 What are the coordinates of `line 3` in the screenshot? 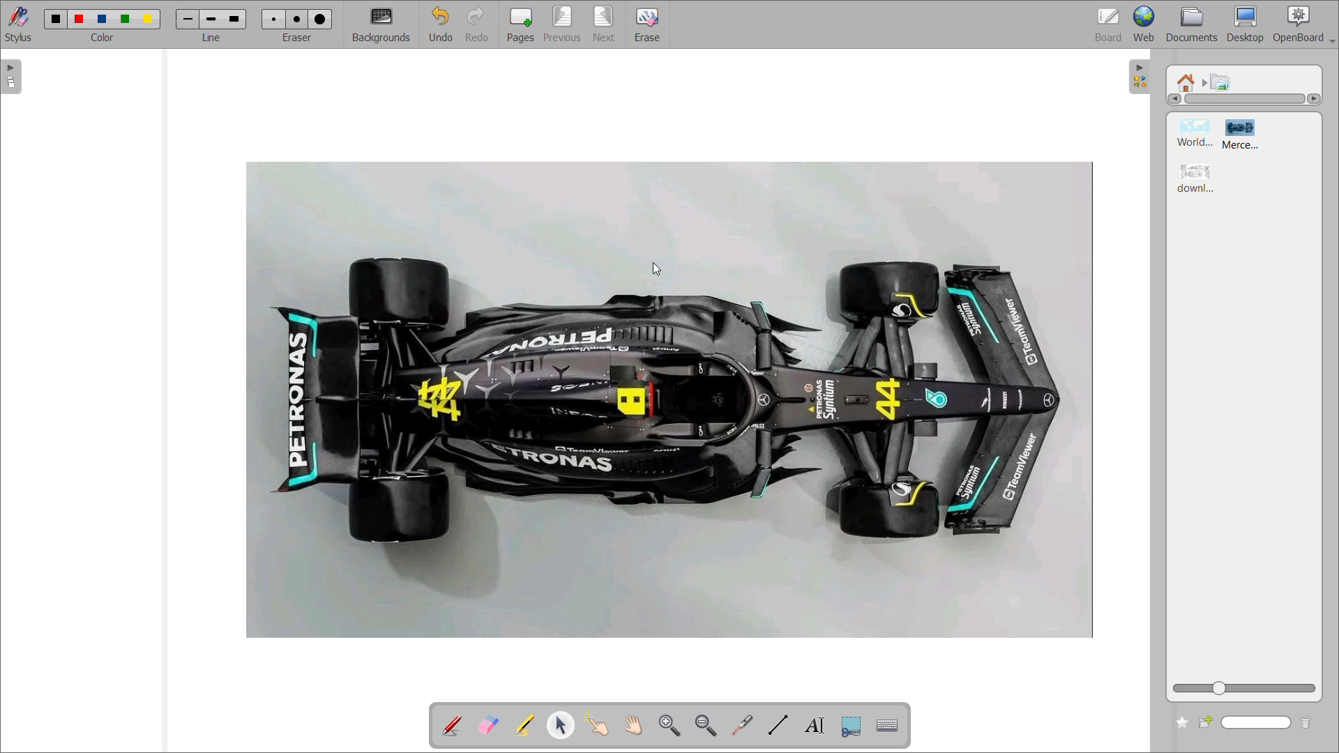 It's located at (234, 18).